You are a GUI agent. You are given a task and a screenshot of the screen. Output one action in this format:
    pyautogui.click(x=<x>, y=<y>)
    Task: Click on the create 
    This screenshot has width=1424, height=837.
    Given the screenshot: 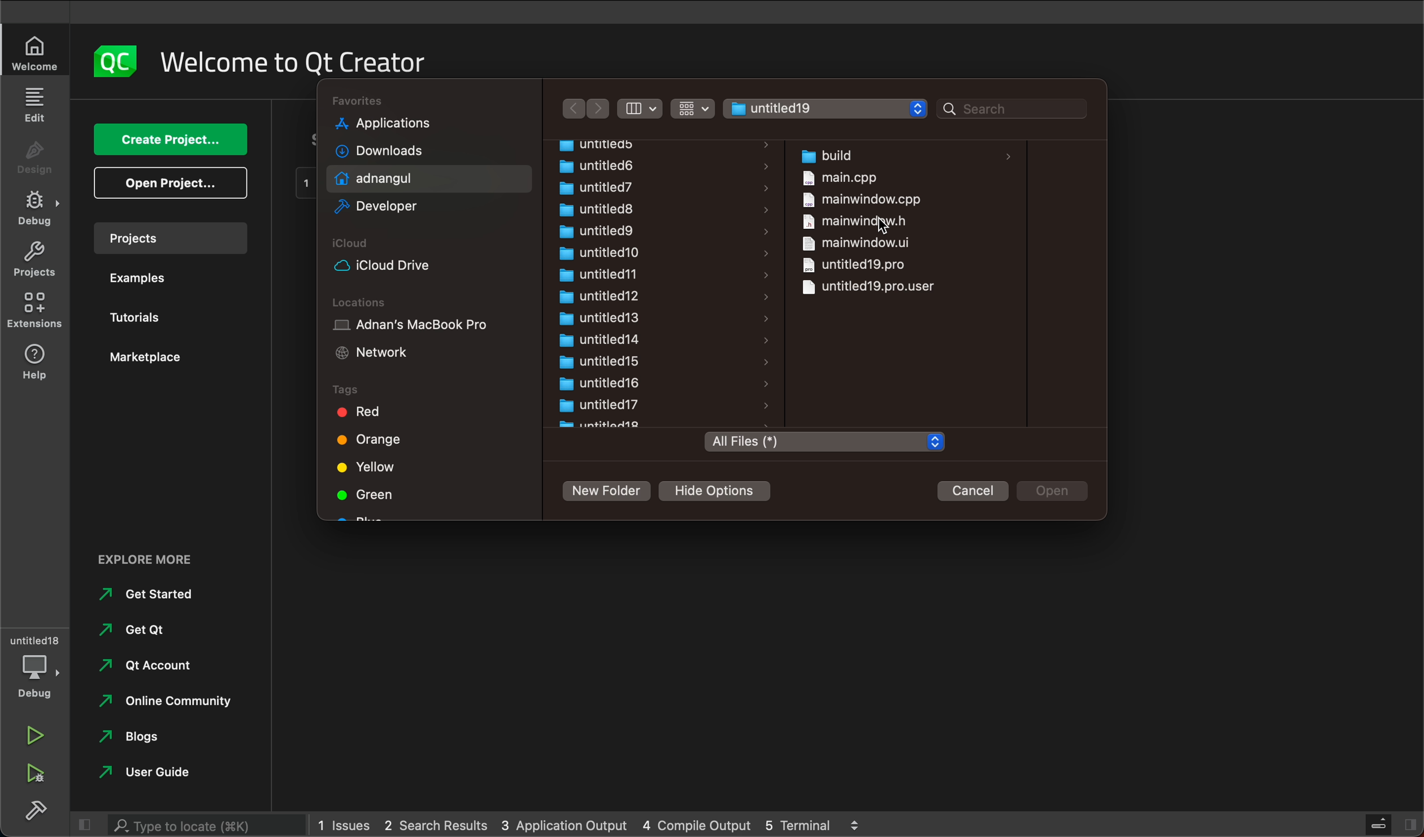 What is the action you would take?
    pyautogui.click(x=173, y=137)
    